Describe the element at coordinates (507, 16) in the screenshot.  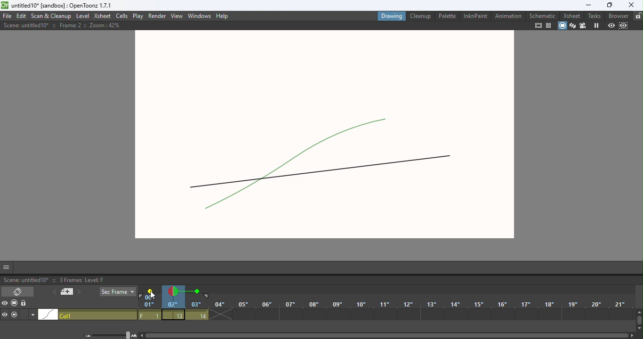
I see `Animation` at that location.